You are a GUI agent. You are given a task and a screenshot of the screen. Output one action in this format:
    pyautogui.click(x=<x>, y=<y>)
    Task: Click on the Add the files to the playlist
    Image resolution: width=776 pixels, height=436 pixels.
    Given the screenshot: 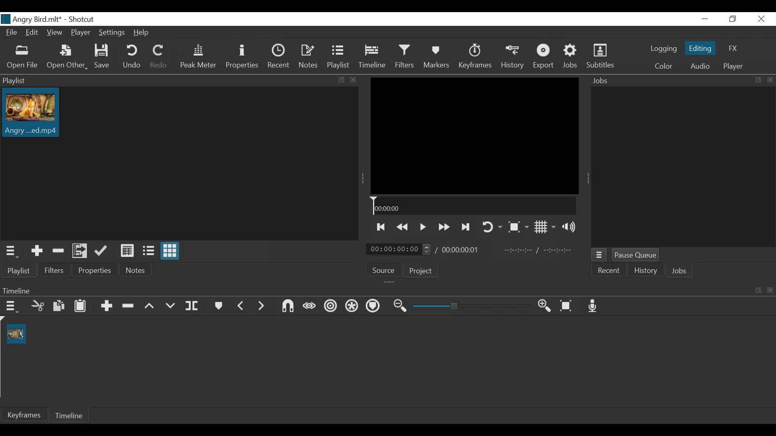 What is the action you would take?
    pyautogui.click(x=79, y=250)
    